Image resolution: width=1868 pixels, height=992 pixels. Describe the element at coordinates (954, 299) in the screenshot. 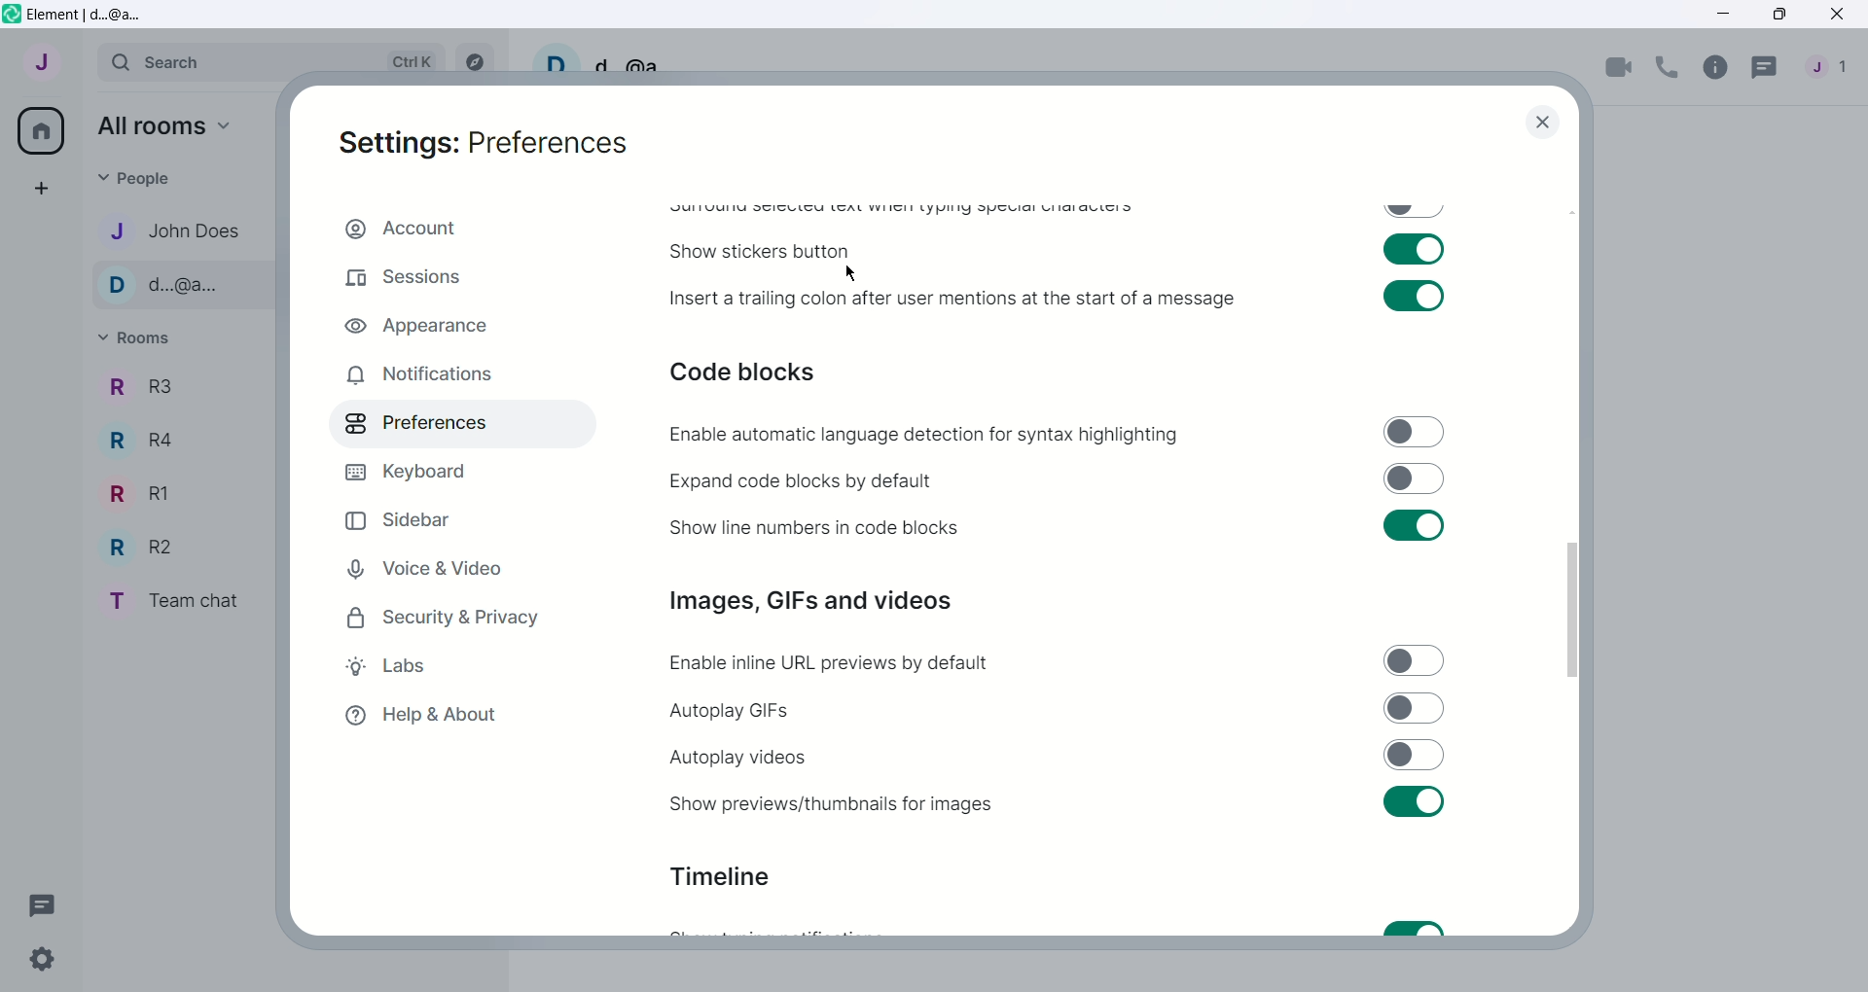

I see `Insert a trailing colon after user mentions at the start of a message` at that location.